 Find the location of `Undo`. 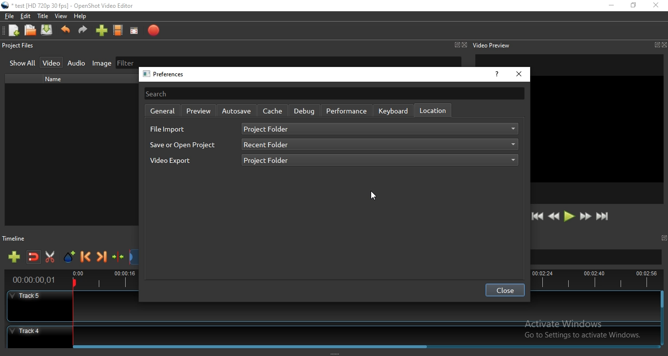

Undo is located at coordinates (66, 32).